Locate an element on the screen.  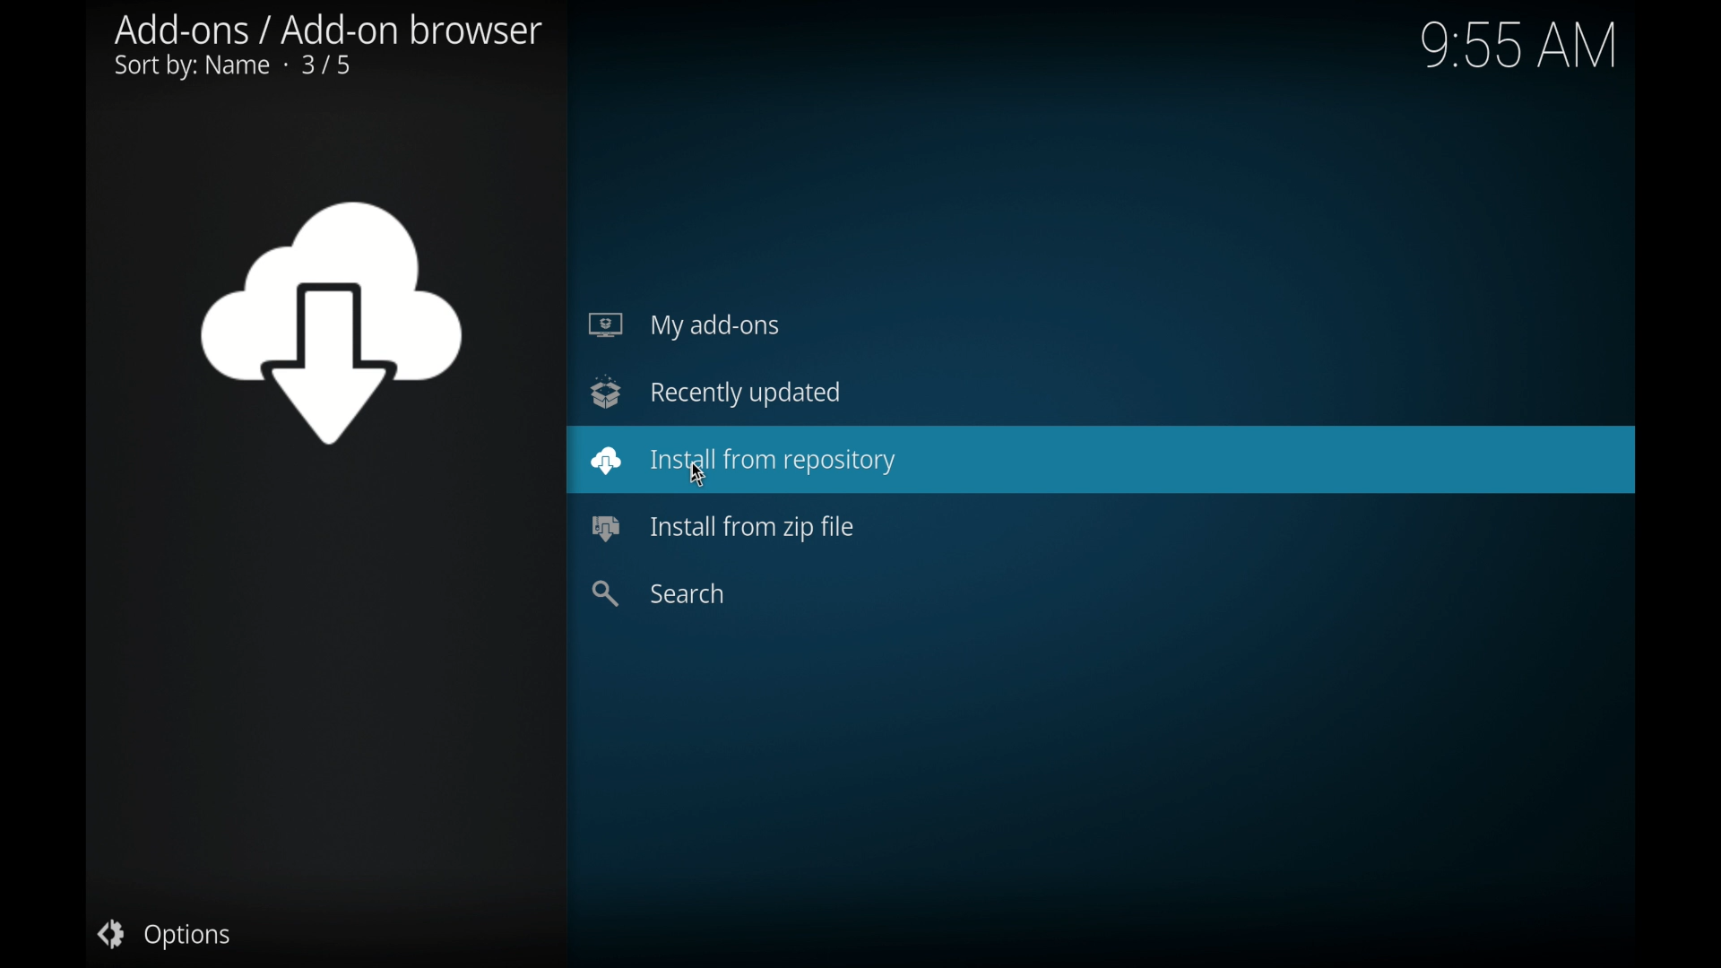
search is located at coordinates (657, 593).